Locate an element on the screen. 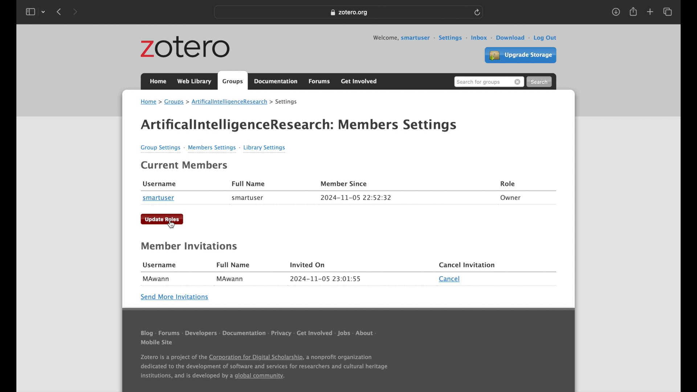  Username is located at coordinates (160, 184).